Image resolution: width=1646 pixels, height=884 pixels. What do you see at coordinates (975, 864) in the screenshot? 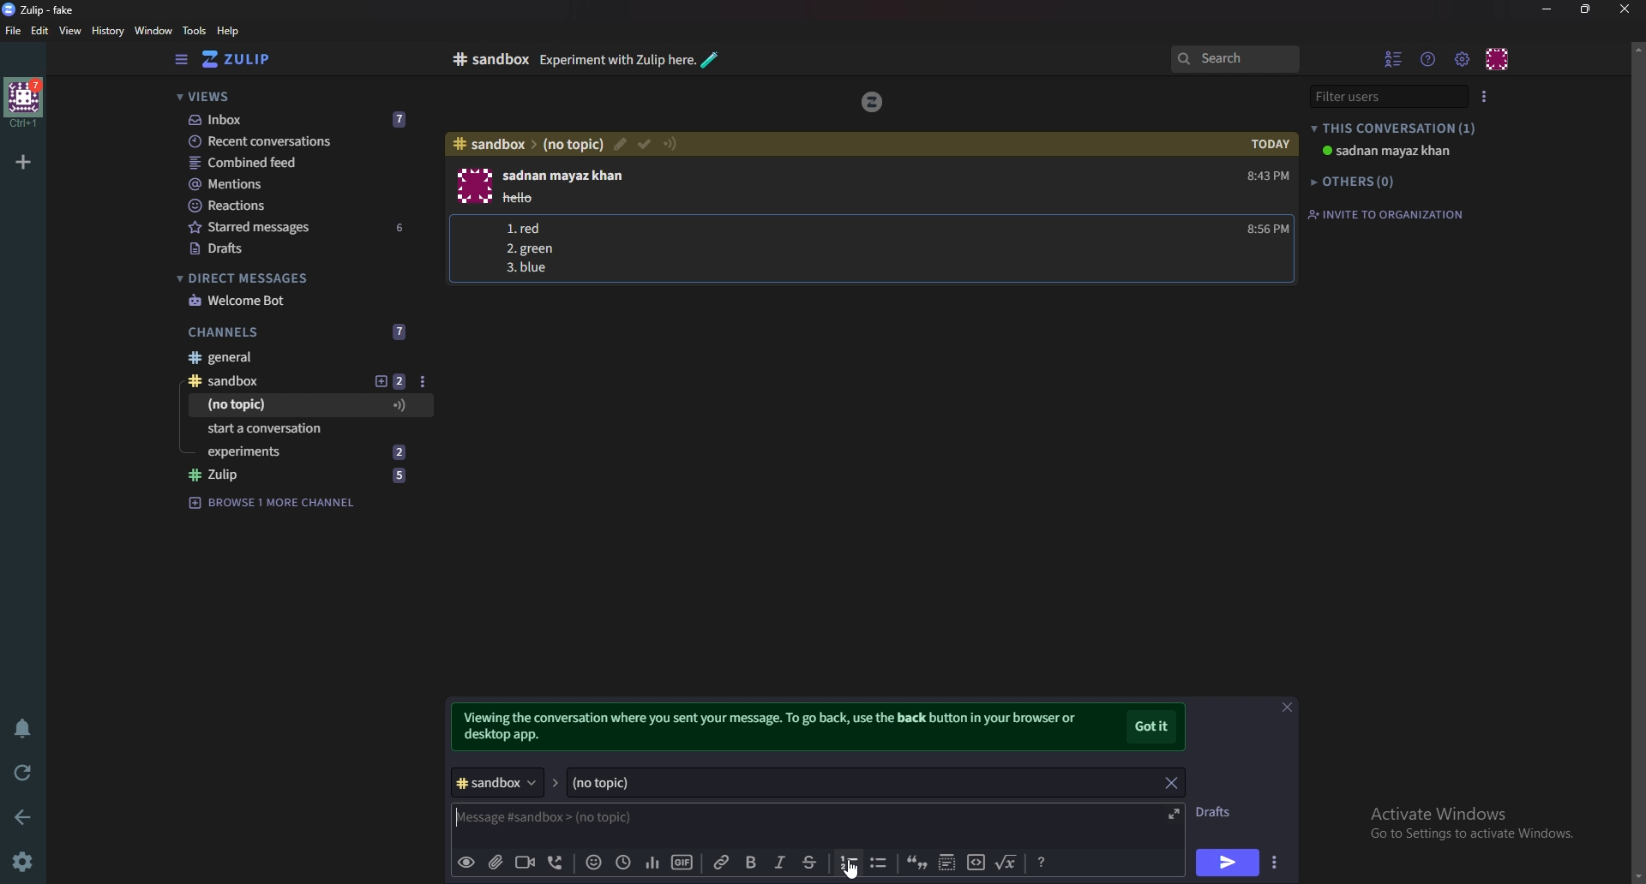
I see `code` at bounding box center [975, 864].